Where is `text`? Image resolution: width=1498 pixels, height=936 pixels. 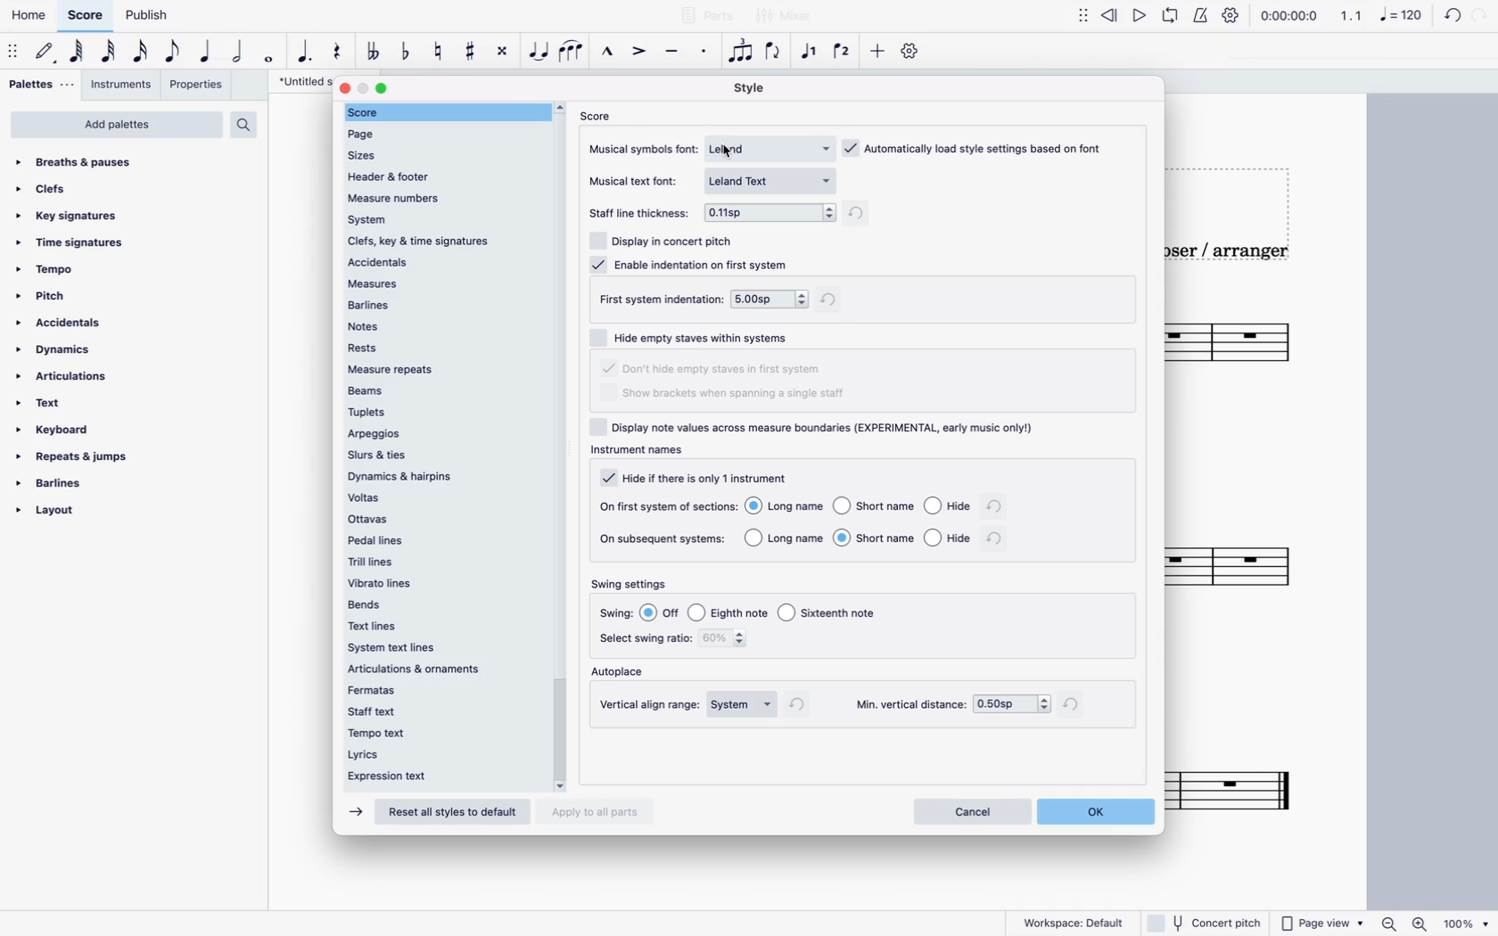
text is located at coordinates (48, 403).